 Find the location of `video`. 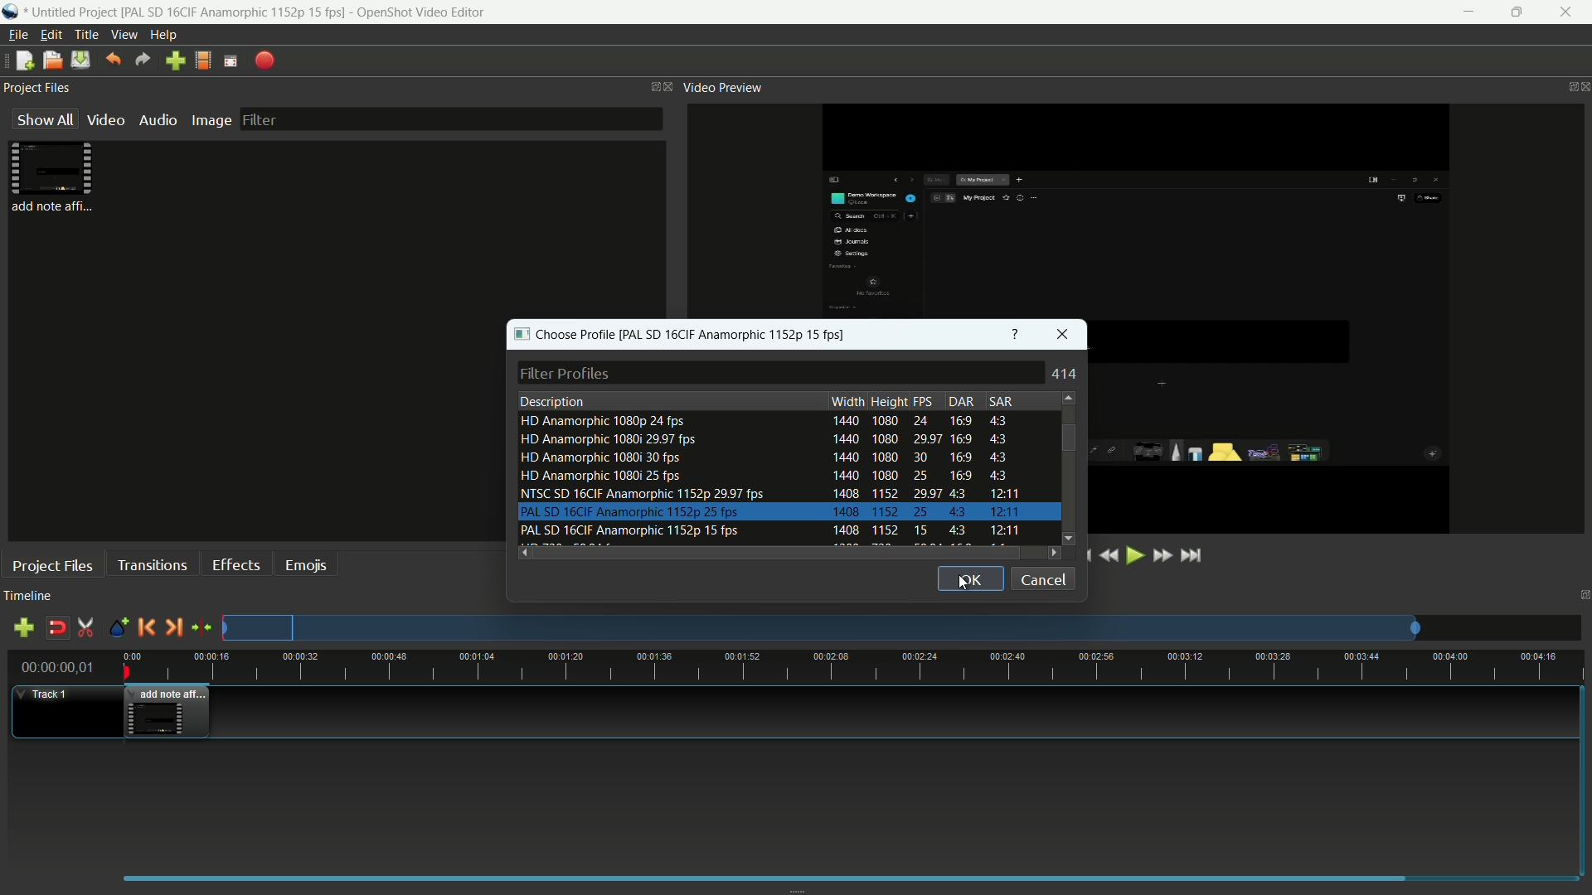

video is located at coordinates (104, 119).